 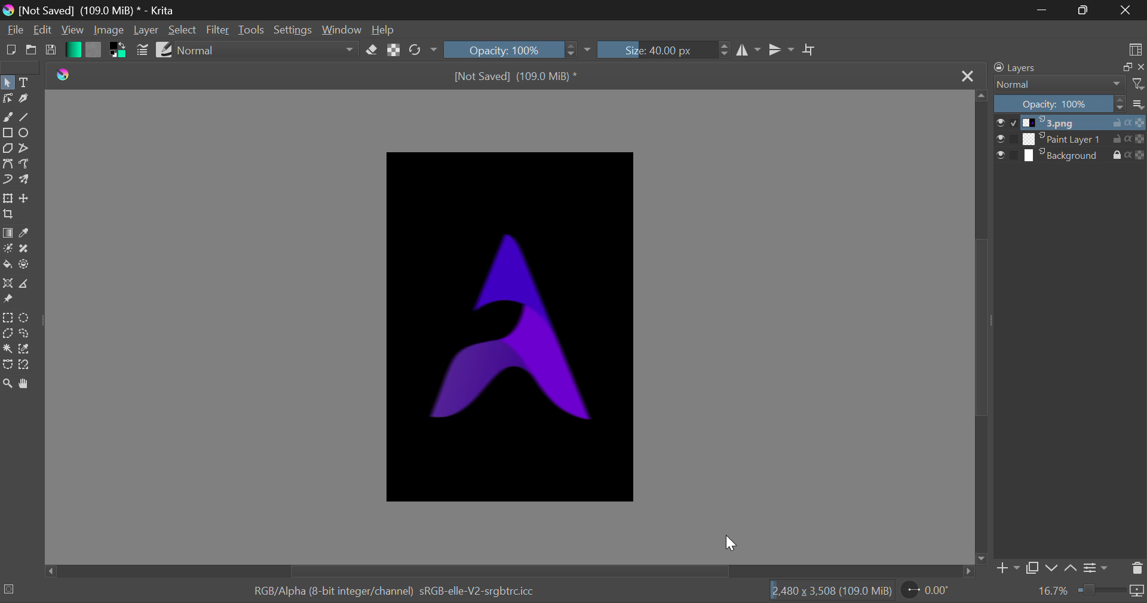 I want to click on Layer, so click(x=146, y=30).